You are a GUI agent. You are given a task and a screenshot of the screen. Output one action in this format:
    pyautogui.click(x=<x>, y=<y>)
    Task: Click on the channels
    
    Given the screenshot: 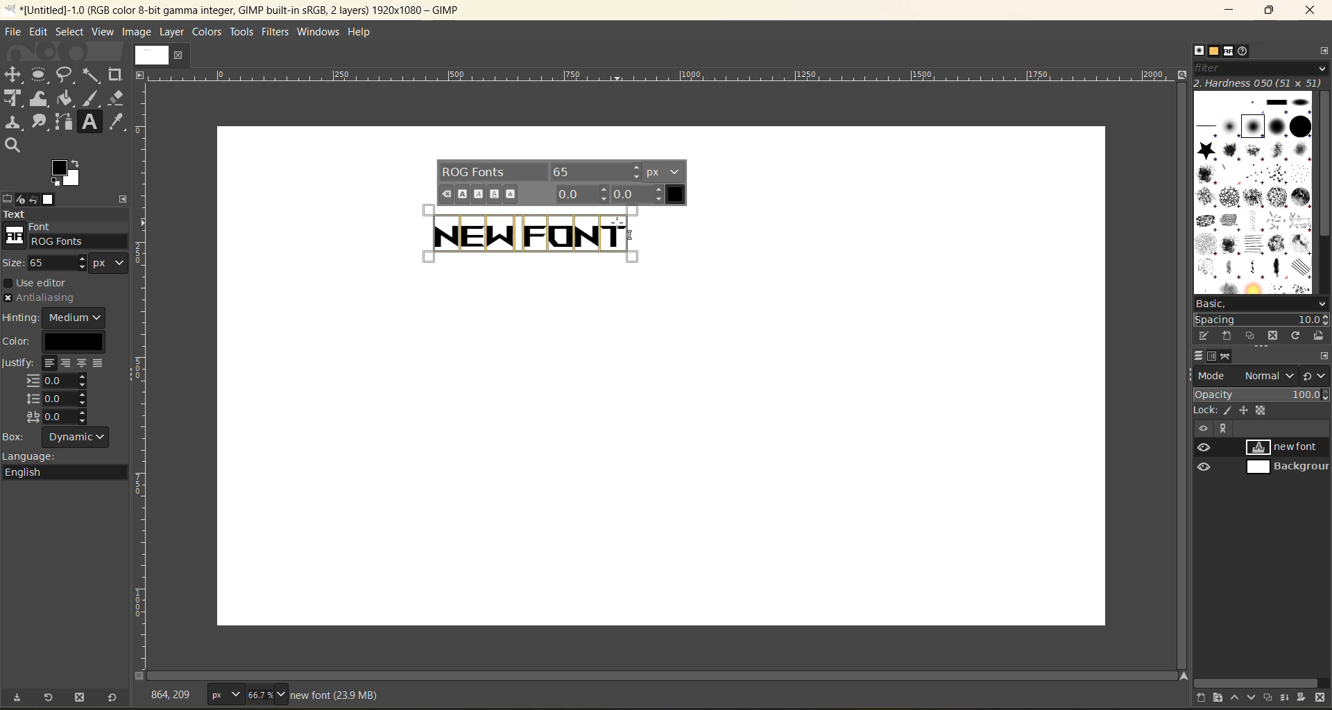 What is the action you would take?
    pyautogui.click(x=1214, y=358)
    